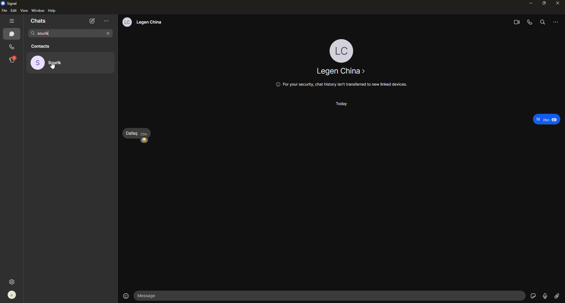 The width and height of the screenshot is (565, 303). I want to click on minimize, so click(529, 4).